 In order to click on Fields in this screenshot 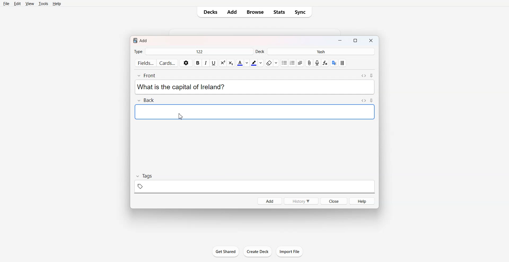, I will do `click(145, 63)`.